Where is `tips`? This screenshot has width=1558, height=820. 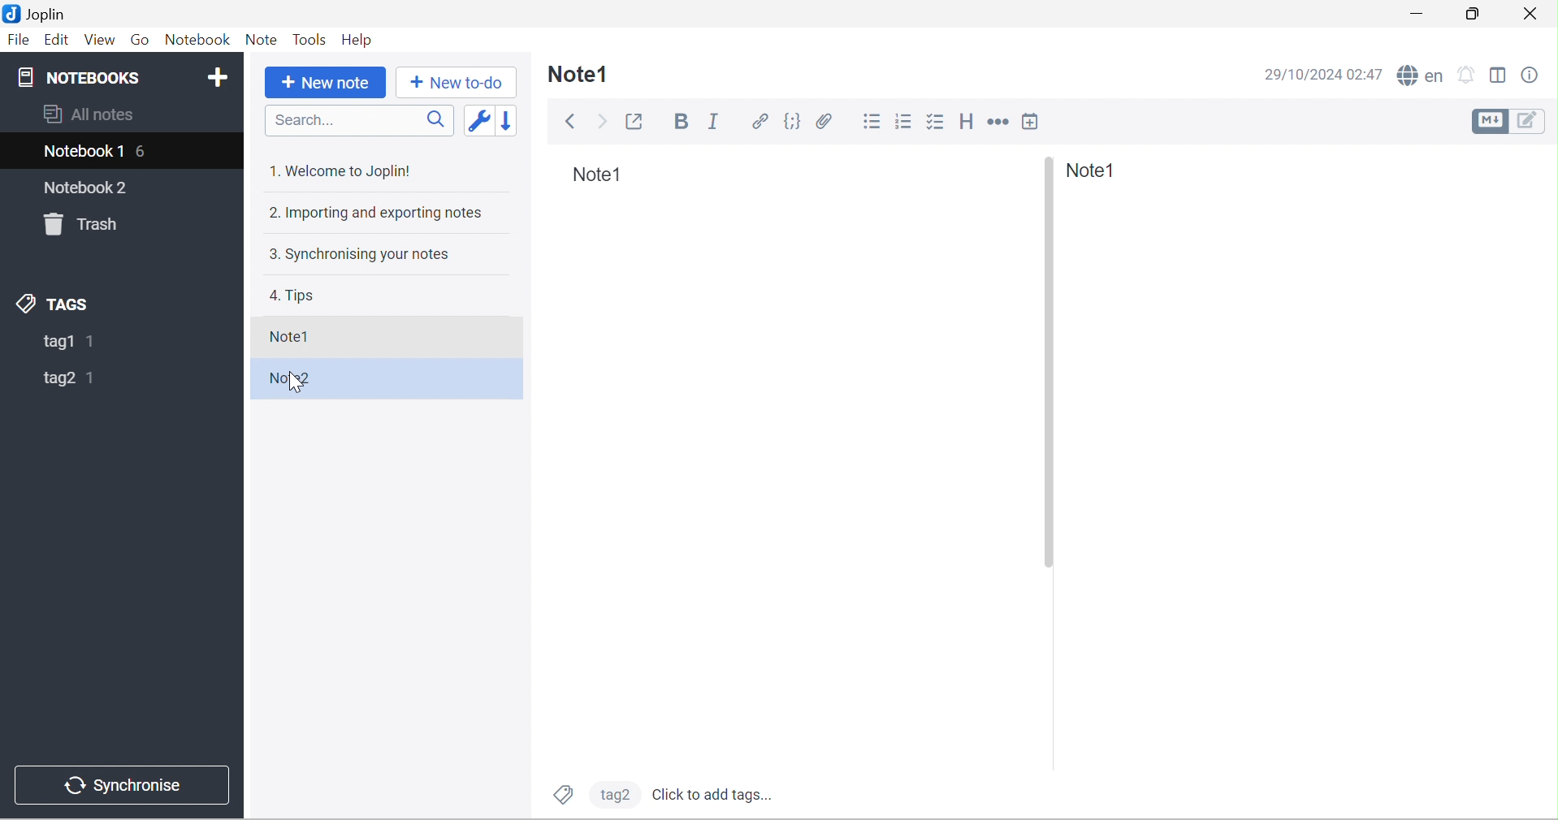 tips is located at coordinates (295, 296).